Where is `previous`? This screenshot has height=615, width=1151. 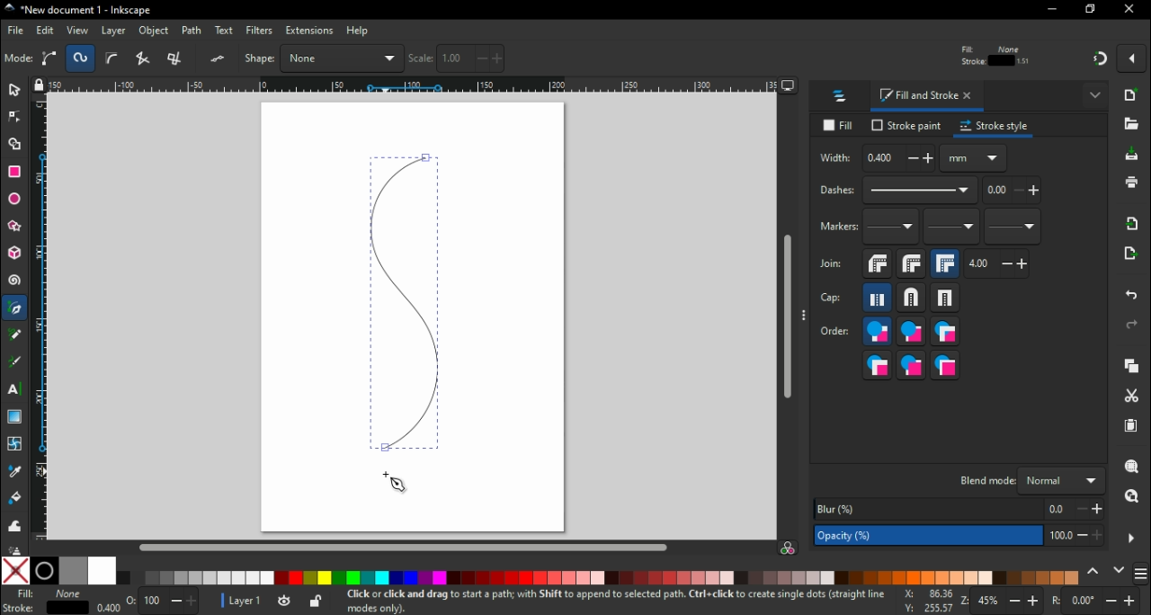
previous is located at coordinates (1094, 571).